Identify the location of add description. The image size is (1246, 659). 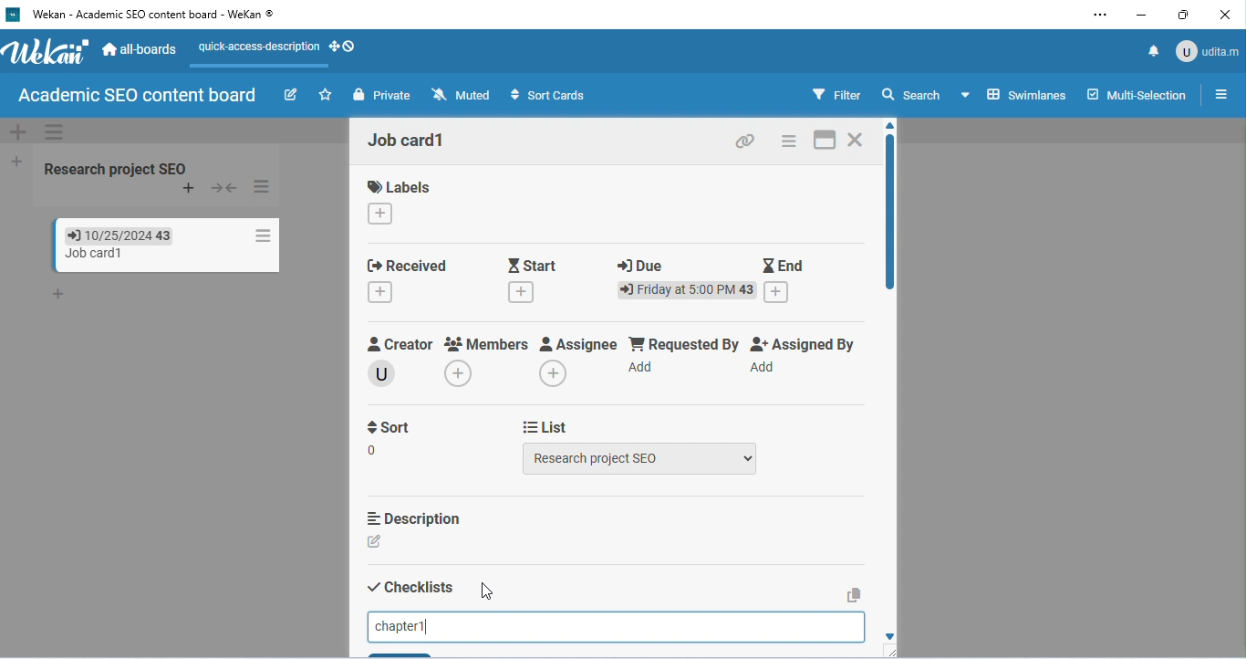
(378, 542).